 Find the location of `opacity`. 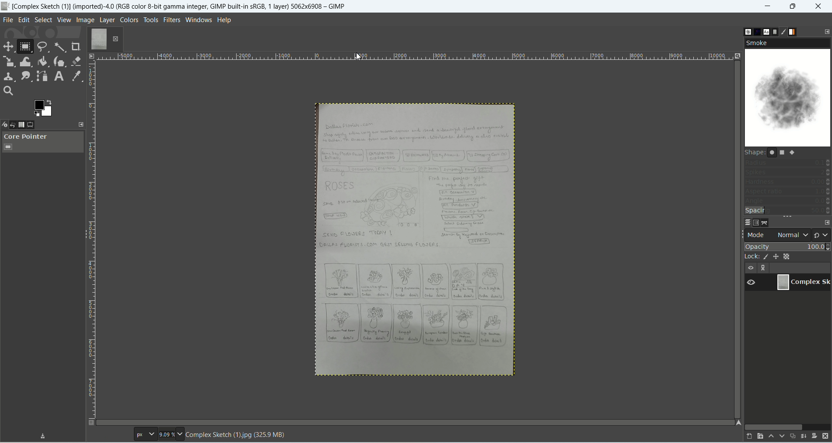

opacity is located at coordinates (769, 248).